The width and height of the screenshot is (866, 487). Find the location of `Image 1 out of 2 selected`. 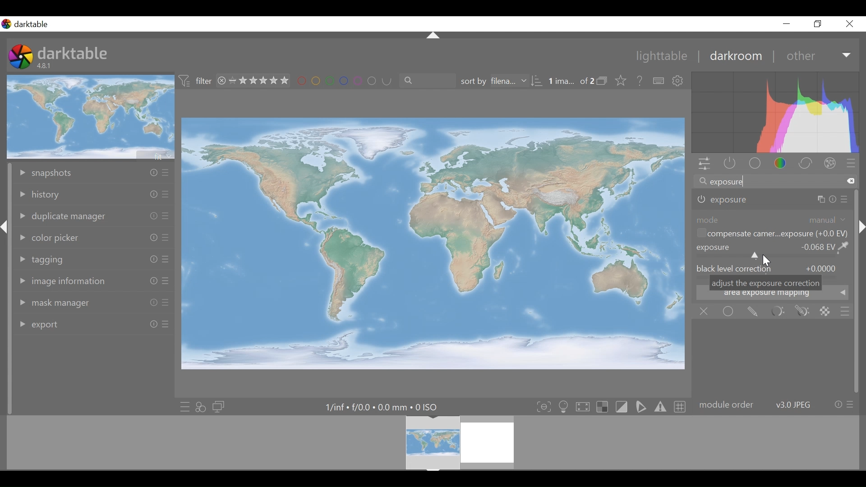

Image 1 out of 2 selected is located at coordinates (571, 80).